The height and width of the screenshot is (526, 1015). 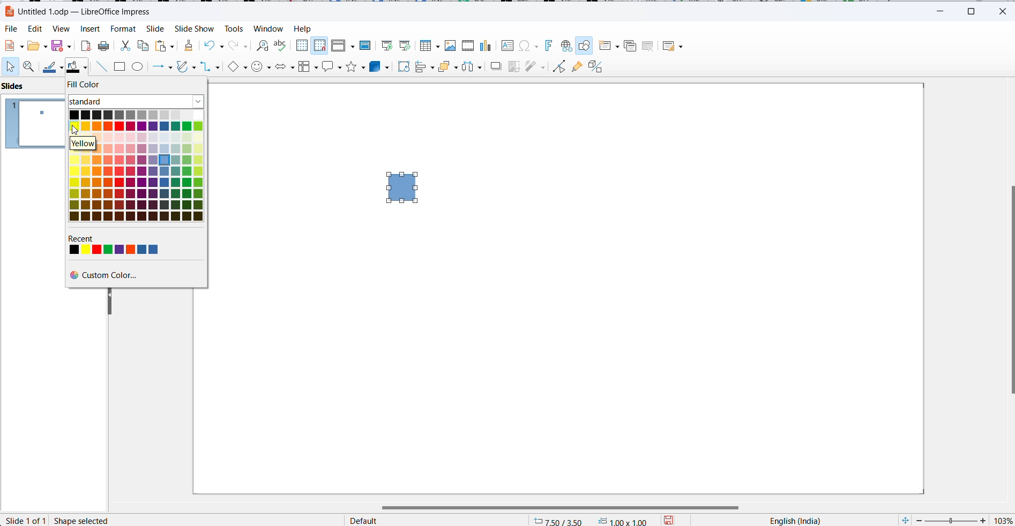 What do you see at coordinates (488, 46) in the screenshot?
I see `Insert charts` at bounding box center [488, 46].